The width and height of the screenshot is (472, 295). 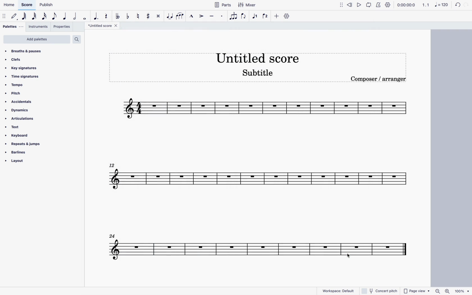 I want to click on barlines, so click(x=18, y=153).